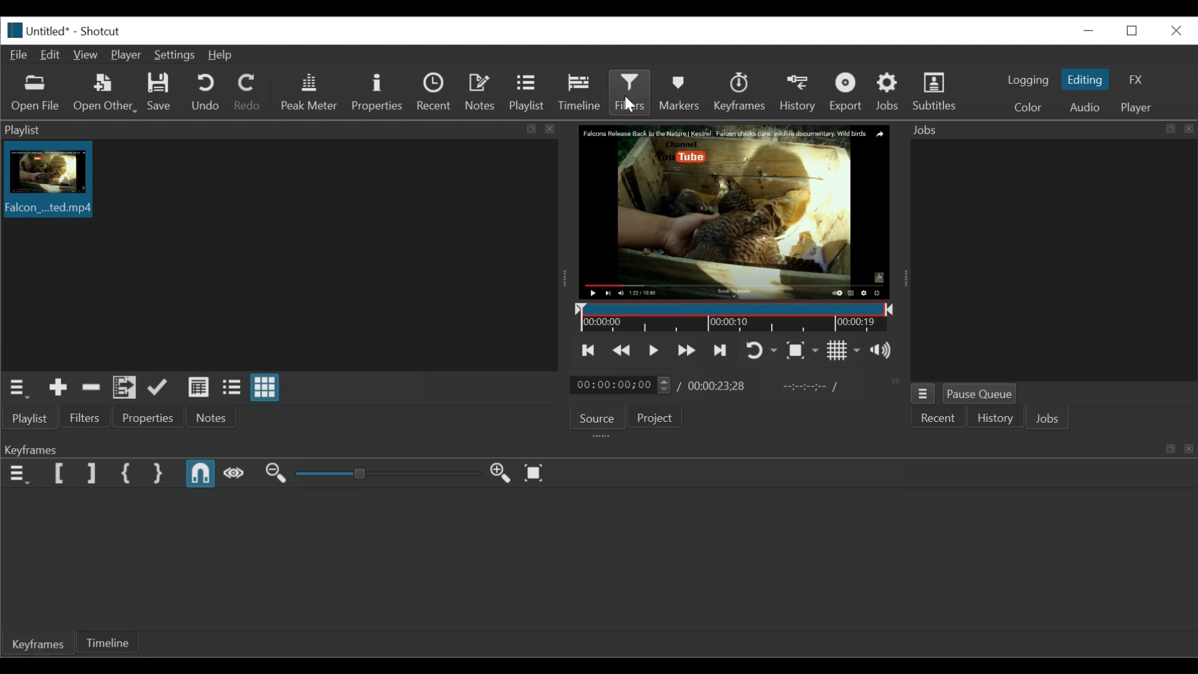 This screenshot has height=674, width=1198. Describe the element at coordinates (631, 105) in the screenshot. I see `Cursor` at that location.